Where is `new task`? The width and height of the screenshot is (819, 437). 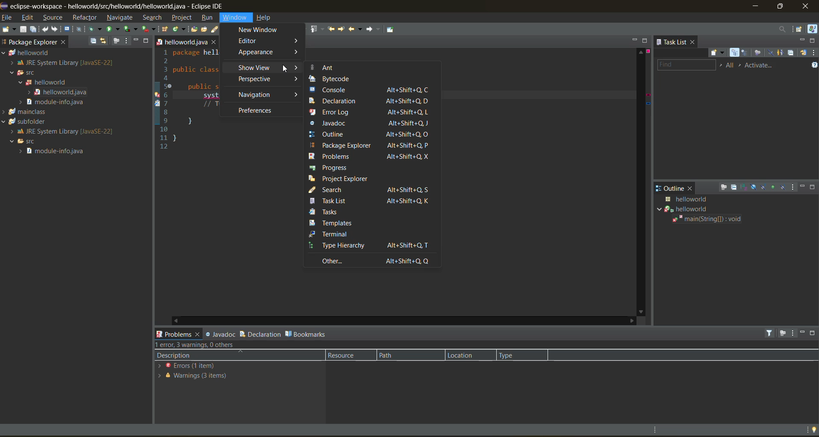 new task is located at coordinates (719, 52).